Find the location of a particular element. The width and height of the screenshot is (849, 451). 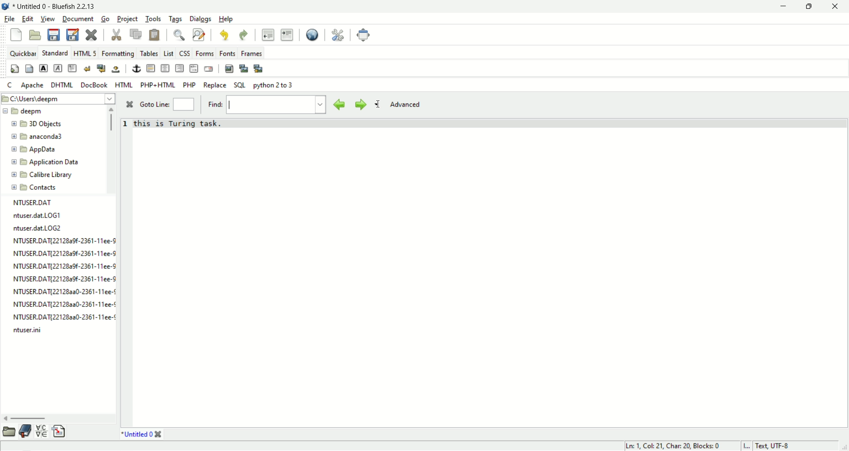

preferences is located at coordinates (338, 35).